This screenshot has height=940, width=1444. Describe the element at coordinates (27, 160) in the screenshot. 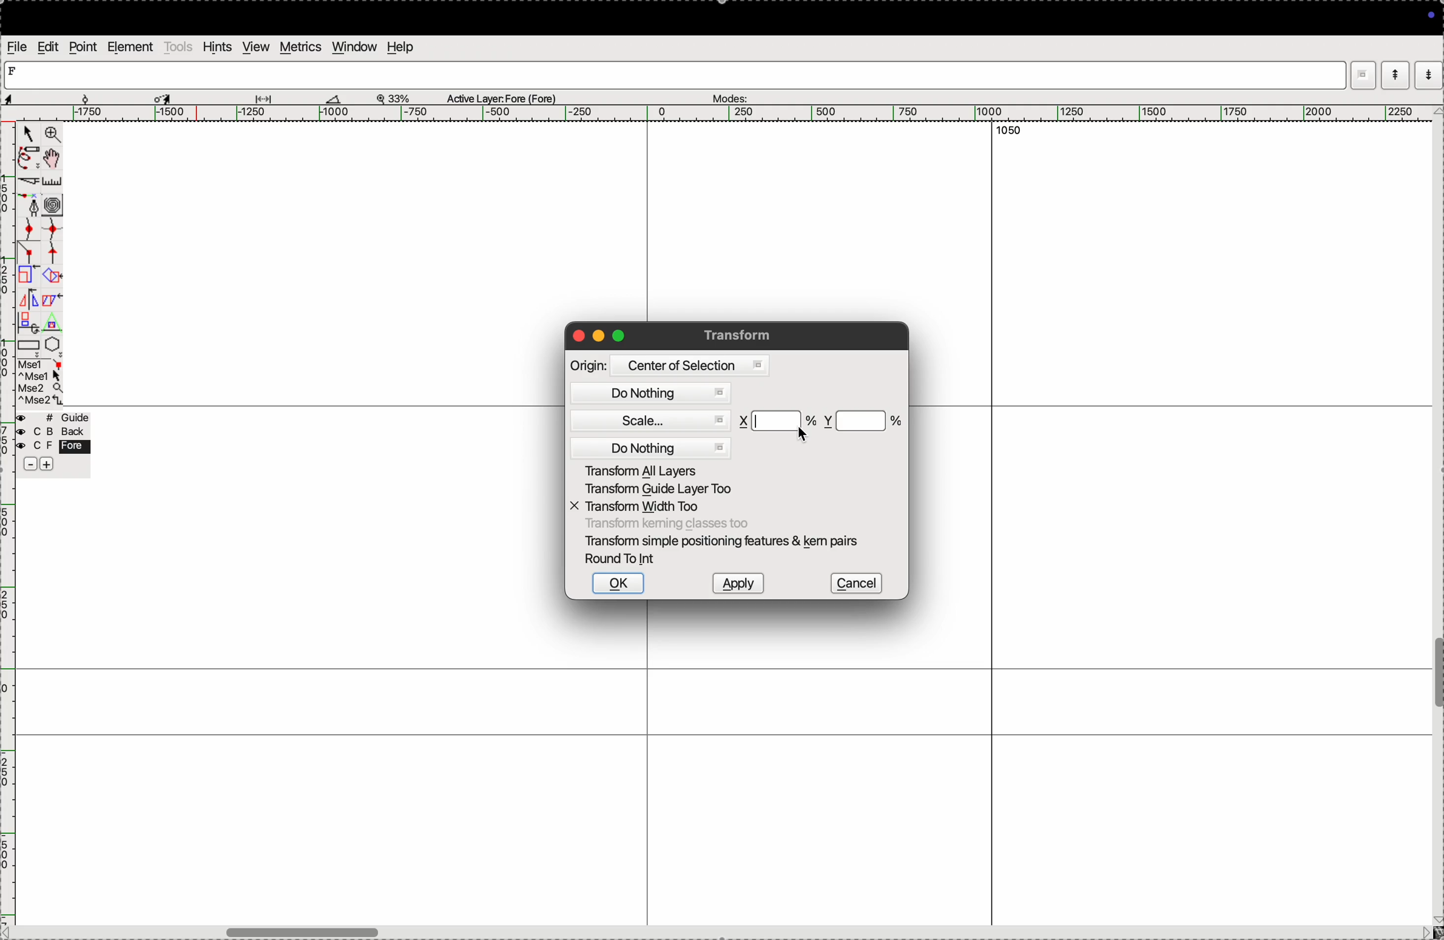

I see `pen` at that location.